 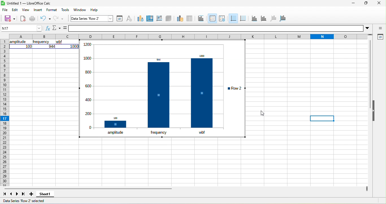 What do you see at coordinates (8, 18) in the screenshot?
I see `save` at bounding box center [8, 18].